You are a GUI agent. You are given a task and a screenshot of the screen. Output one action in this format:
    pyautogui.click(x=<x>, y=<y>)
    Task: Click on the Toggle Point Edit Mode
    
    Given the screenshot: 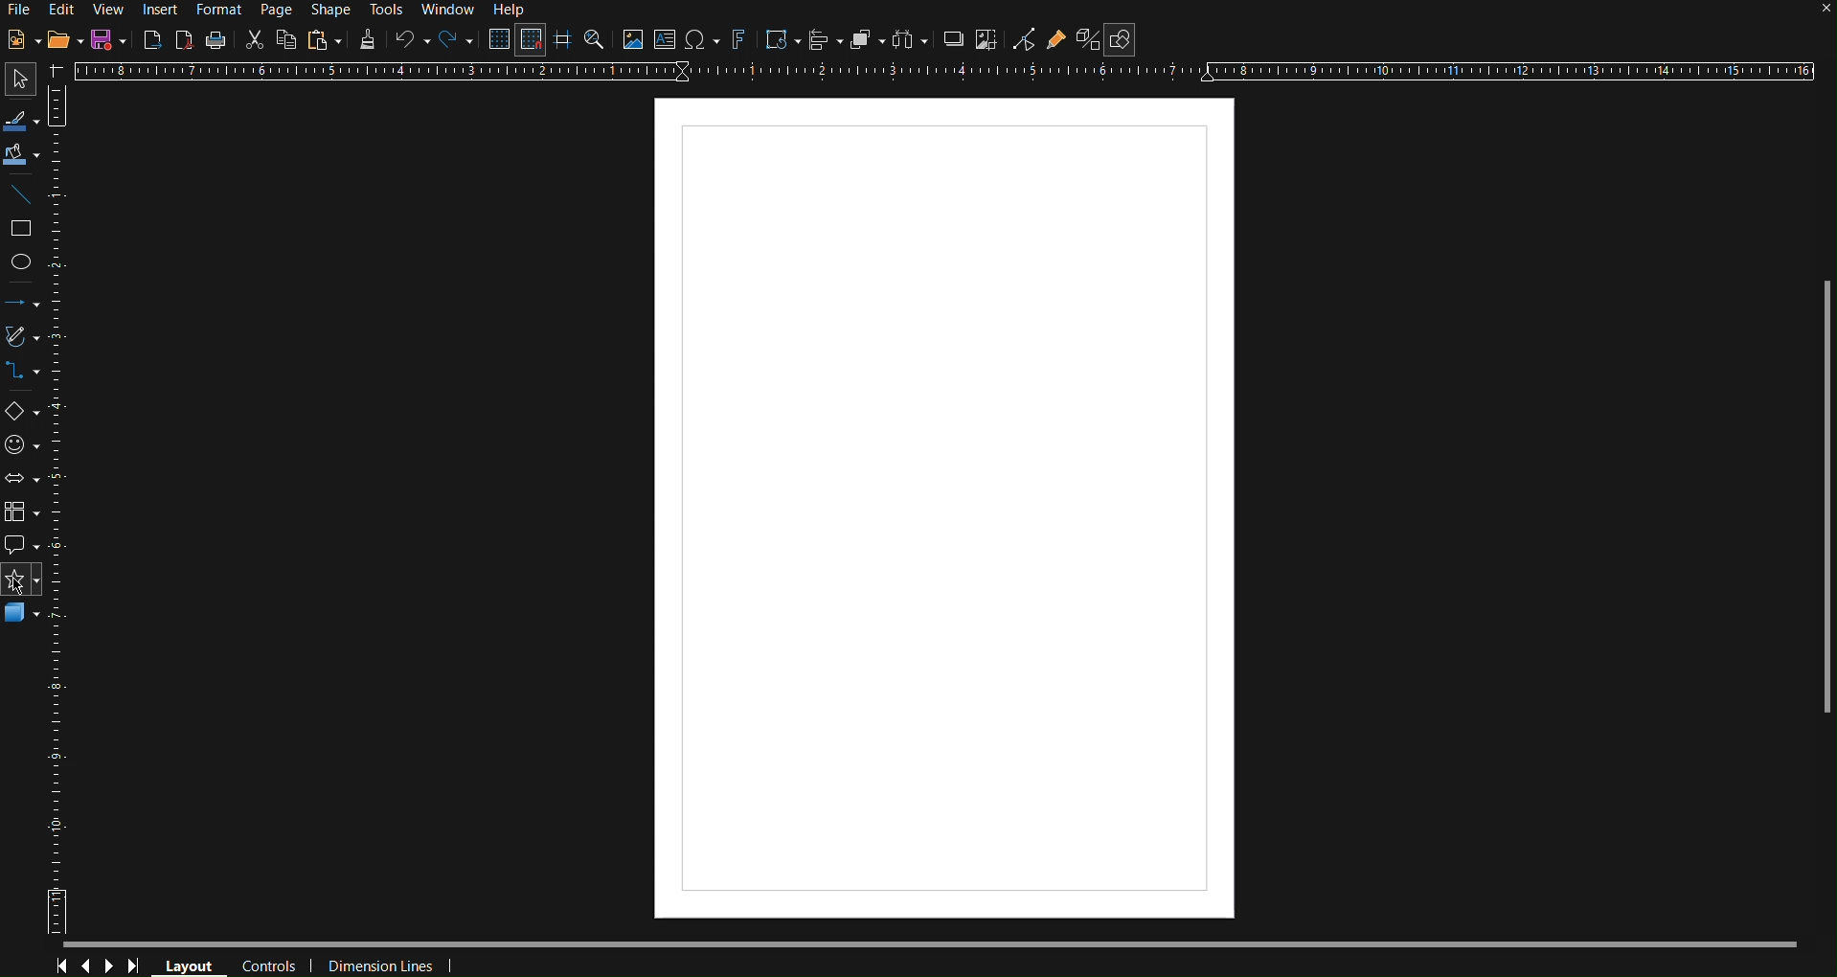 What is the action you would take?
    pyautogui.click(x=1025, y=40)
    